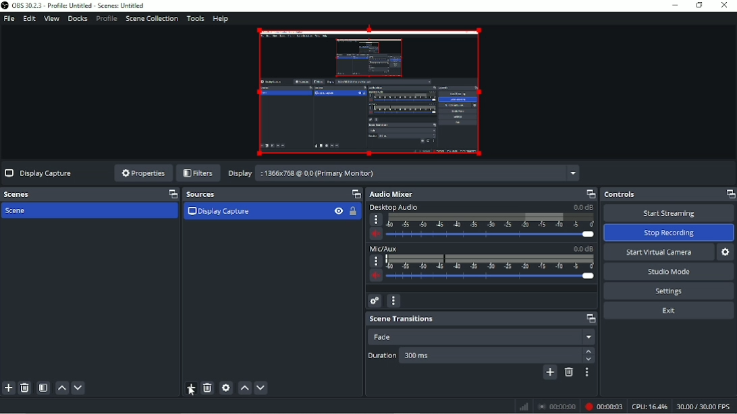  Describe the element at coordinates (697, 5) in the screenshot. I see `Restore down` at that location.